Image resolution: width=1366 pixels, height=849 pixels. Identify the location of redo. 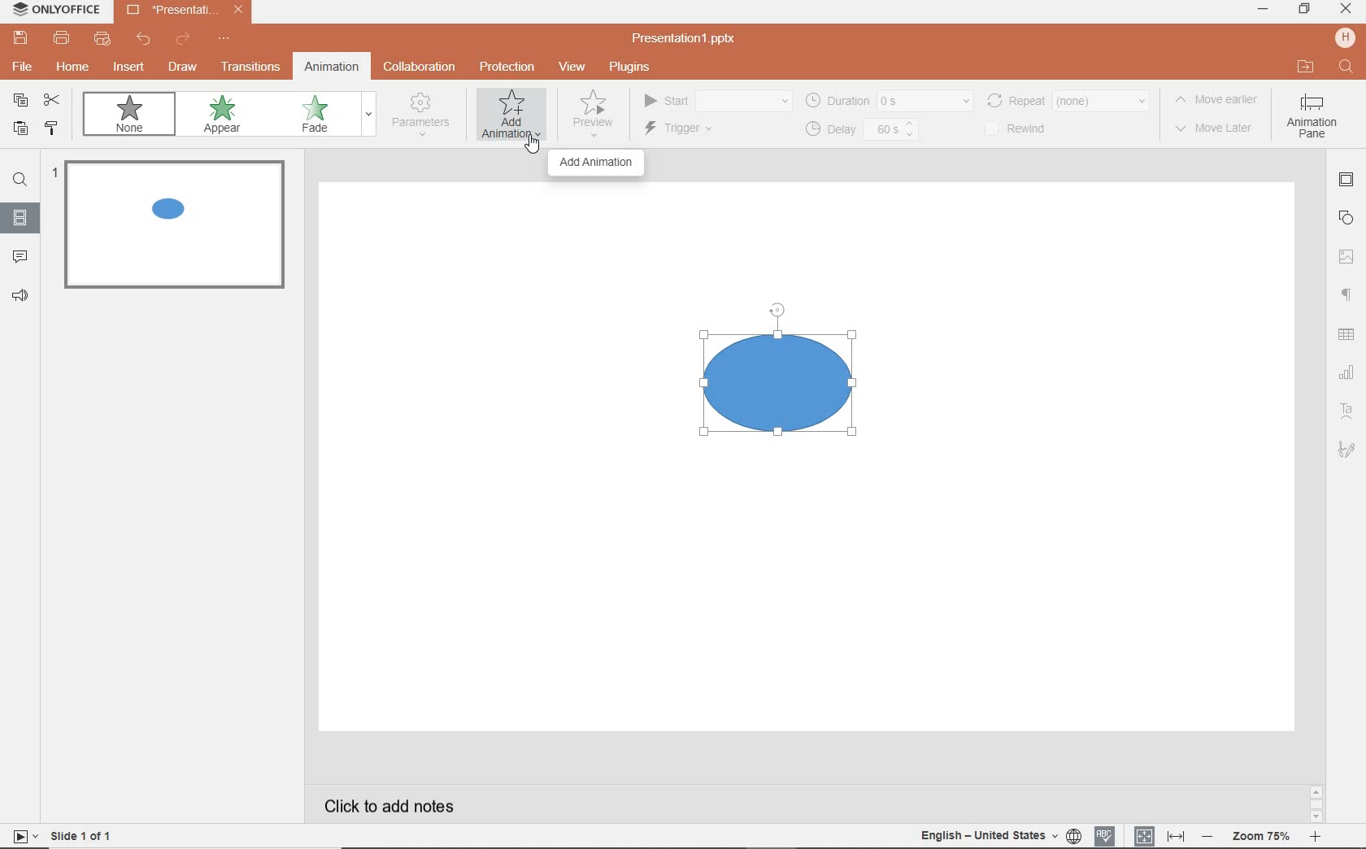
(182, 40).